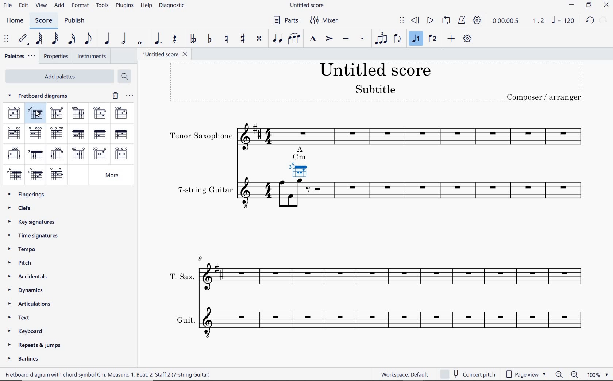  Describe the element at coordinates (14, 174) in the screenshot. I see `B` at that location.